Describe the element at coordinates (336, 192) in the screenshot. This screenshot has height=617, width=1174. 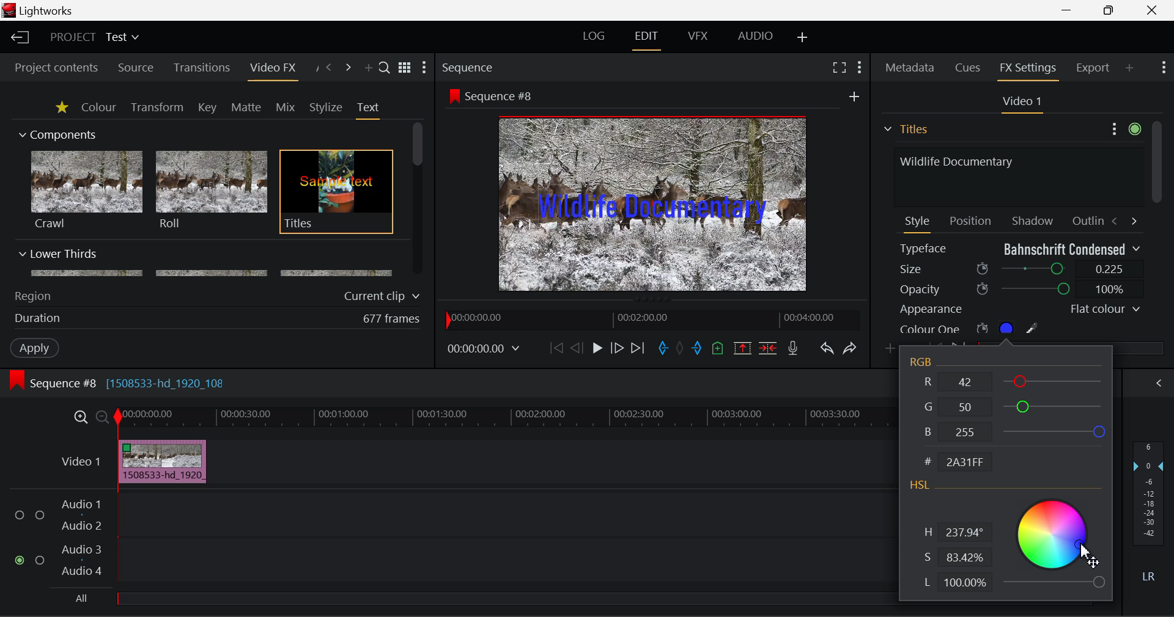
I see `Titles` at that location.